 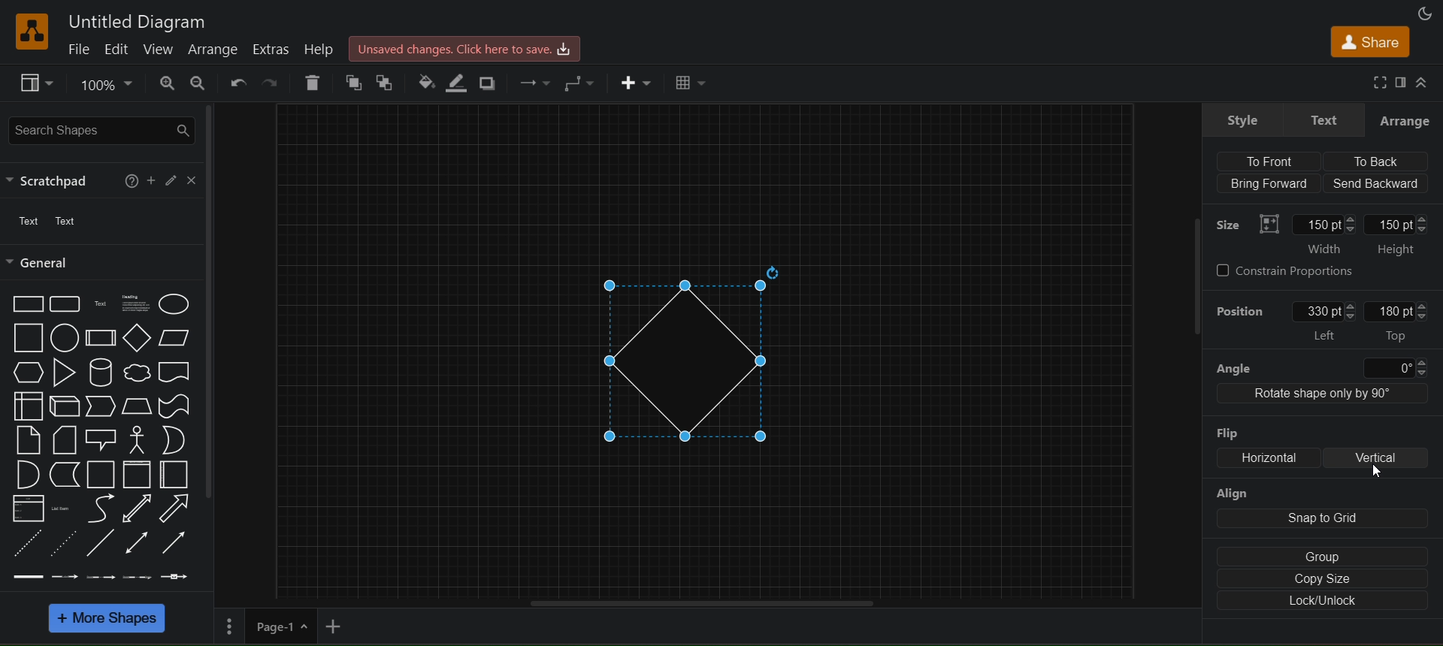 I want to click on page 1, so click(x=262, y=626).